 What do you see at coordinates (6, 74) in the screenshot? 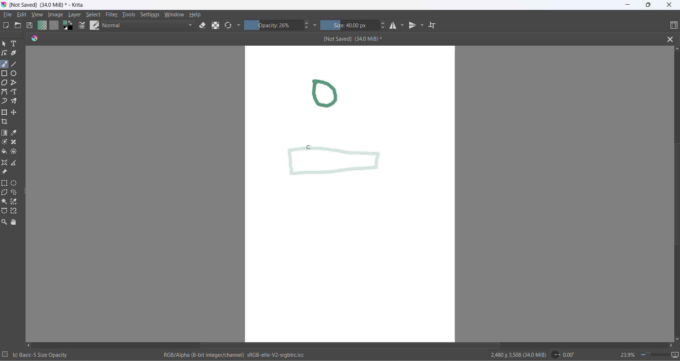
I see `rectangle tool` at bounding box center [6, 74].